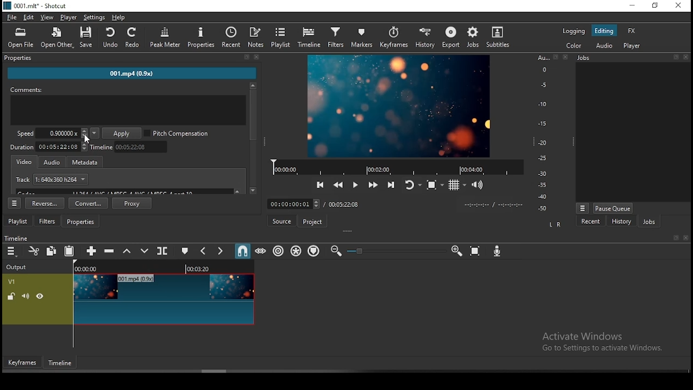 This screenshot has width=693, height=390. I want to click on pitch compression on/off, so click(179, 133).